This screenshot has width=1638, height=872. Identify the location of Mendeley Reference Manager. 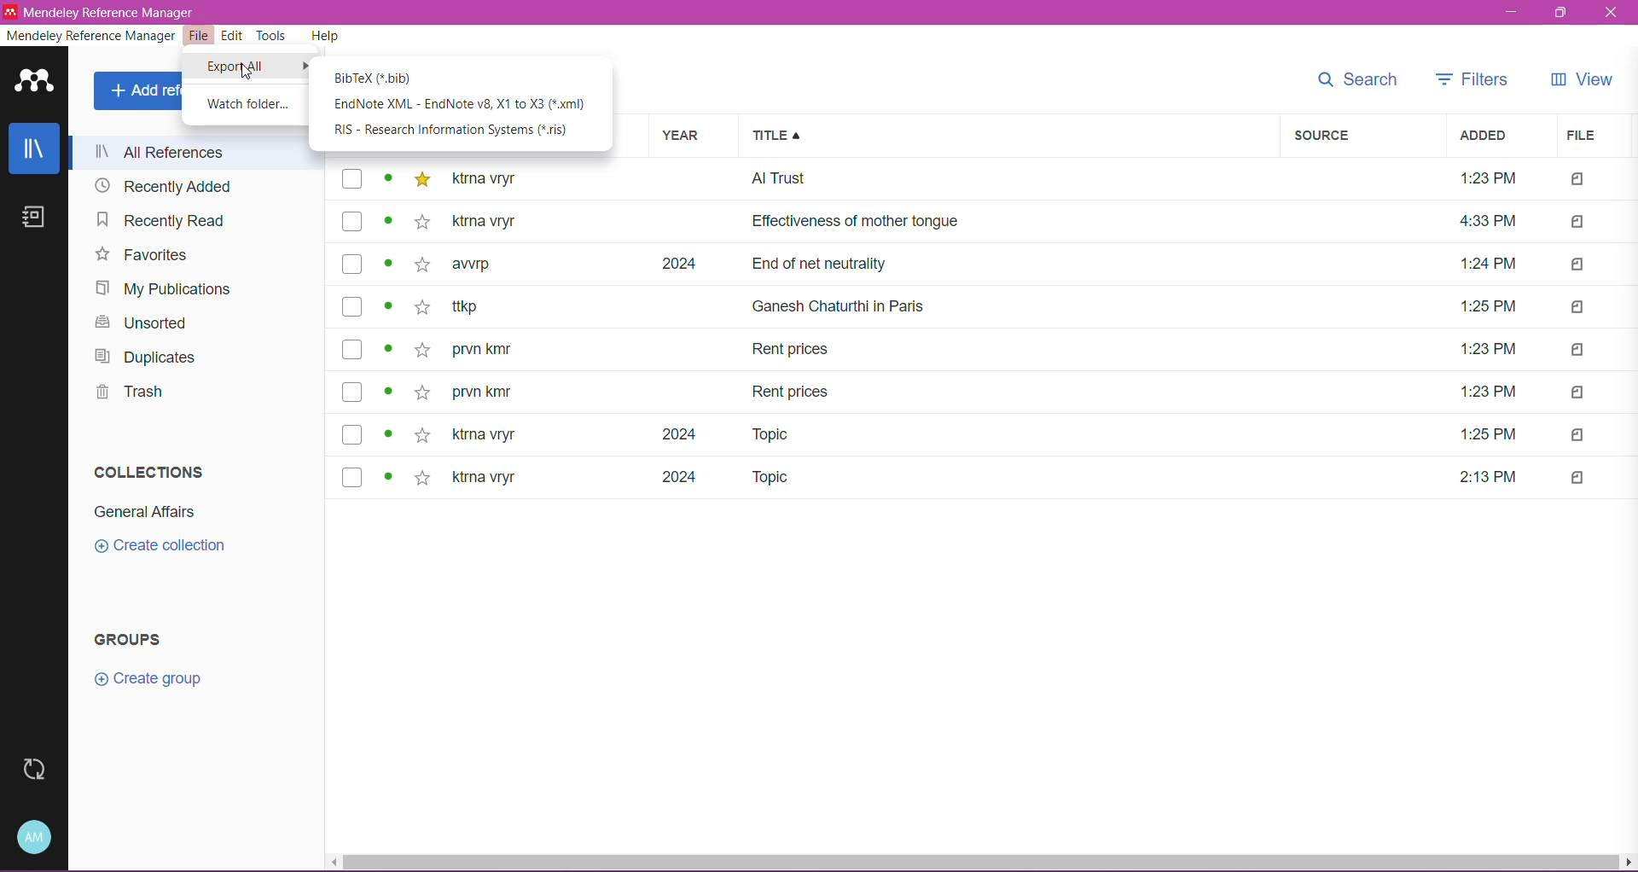
(97, 38).